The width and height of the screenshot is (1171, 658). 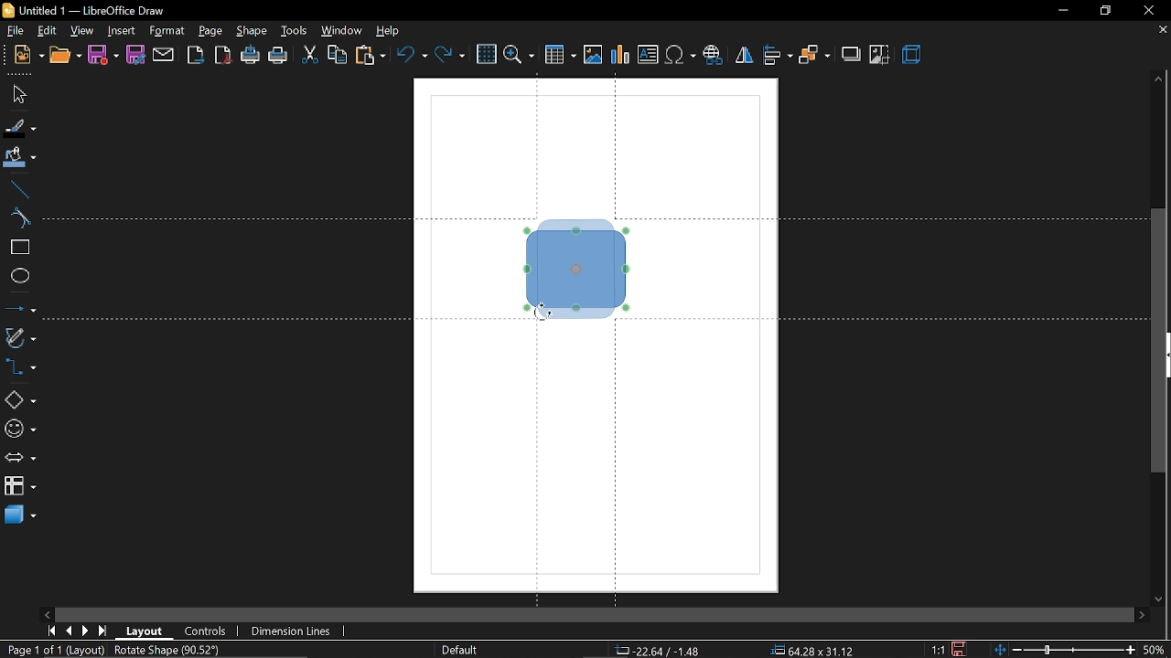 I want to click on paste, so click(x=370, y=57).